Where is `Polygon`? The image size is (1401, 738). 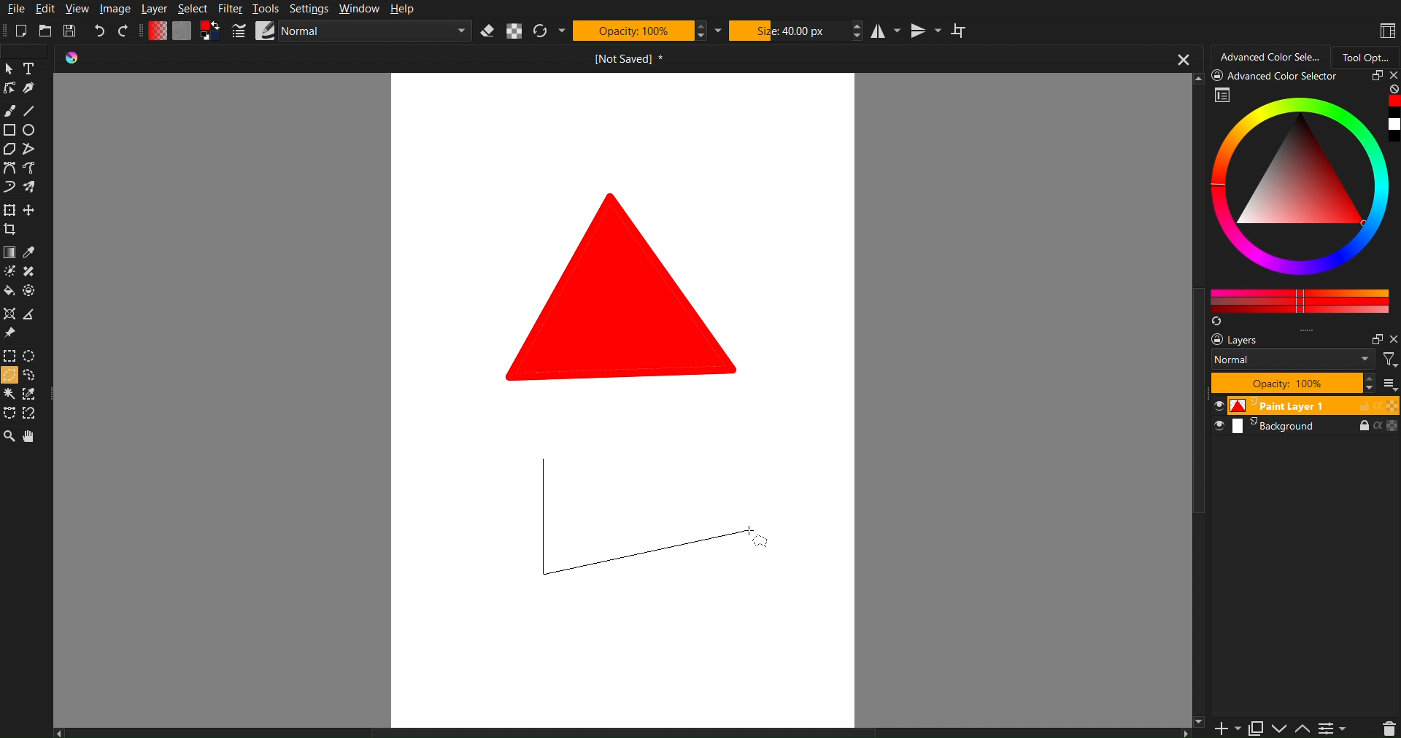 Polygon is located at coordinates (9, 149).